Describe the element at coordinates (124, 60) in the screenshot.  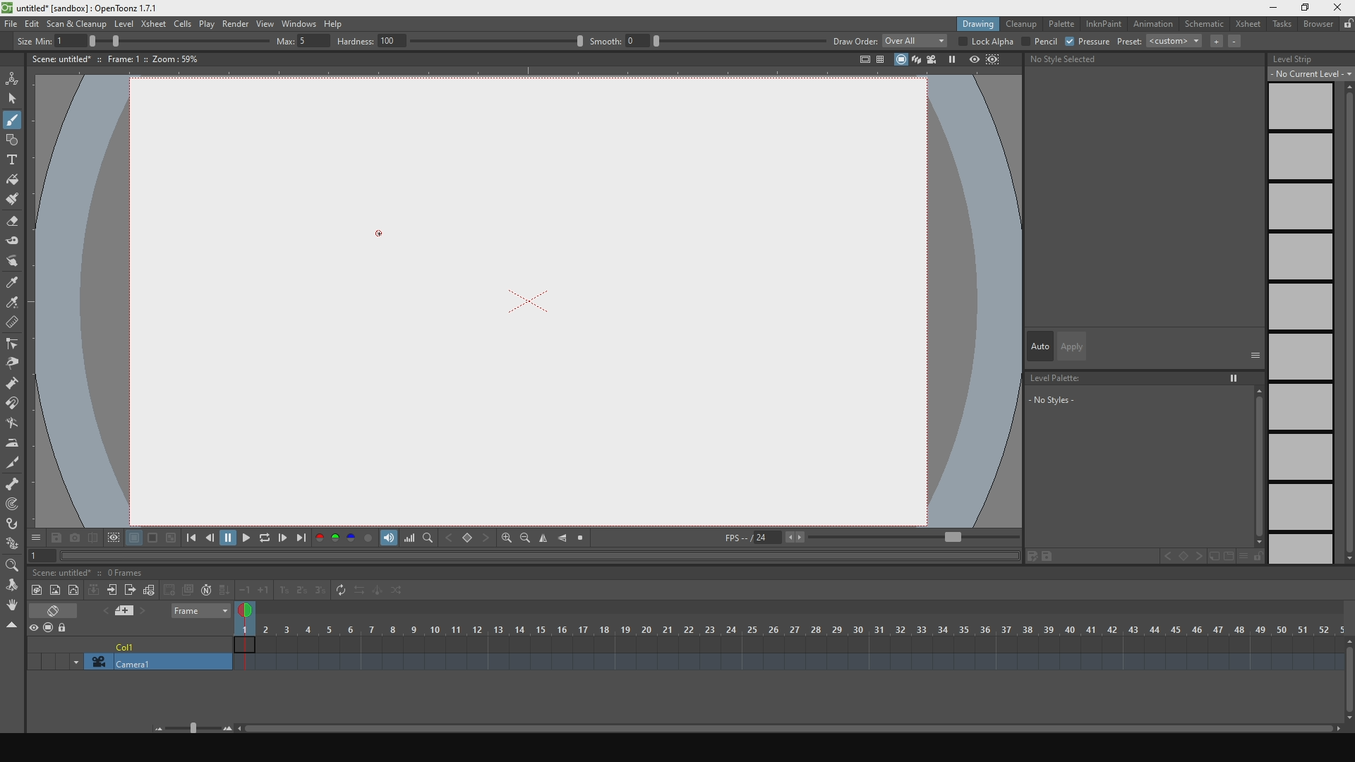
I see `scene details` at that location.